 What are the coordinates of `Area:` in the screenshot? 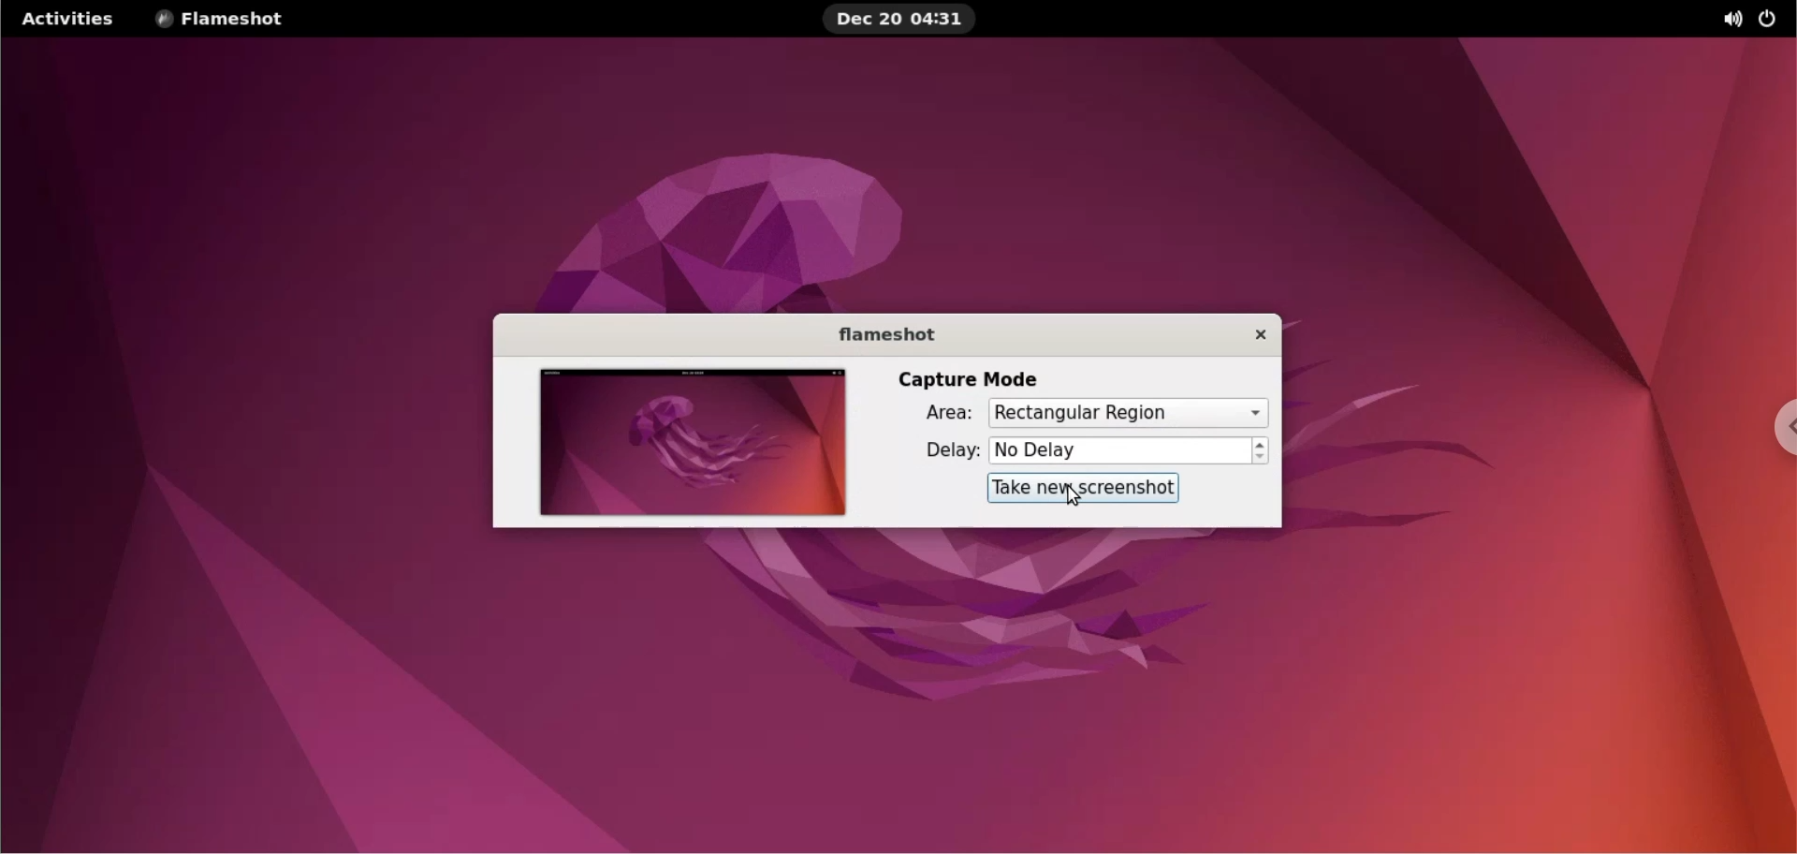 It's located at (948, 418).